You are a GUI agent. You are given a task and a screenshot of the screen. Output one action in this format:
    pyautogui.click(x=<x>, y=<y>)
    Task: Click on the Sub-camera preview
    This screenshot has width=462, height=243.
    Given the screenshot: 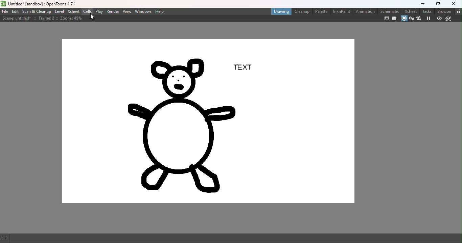 What is the action you would take?
    pyautogui.click(x=448, y=19)
    